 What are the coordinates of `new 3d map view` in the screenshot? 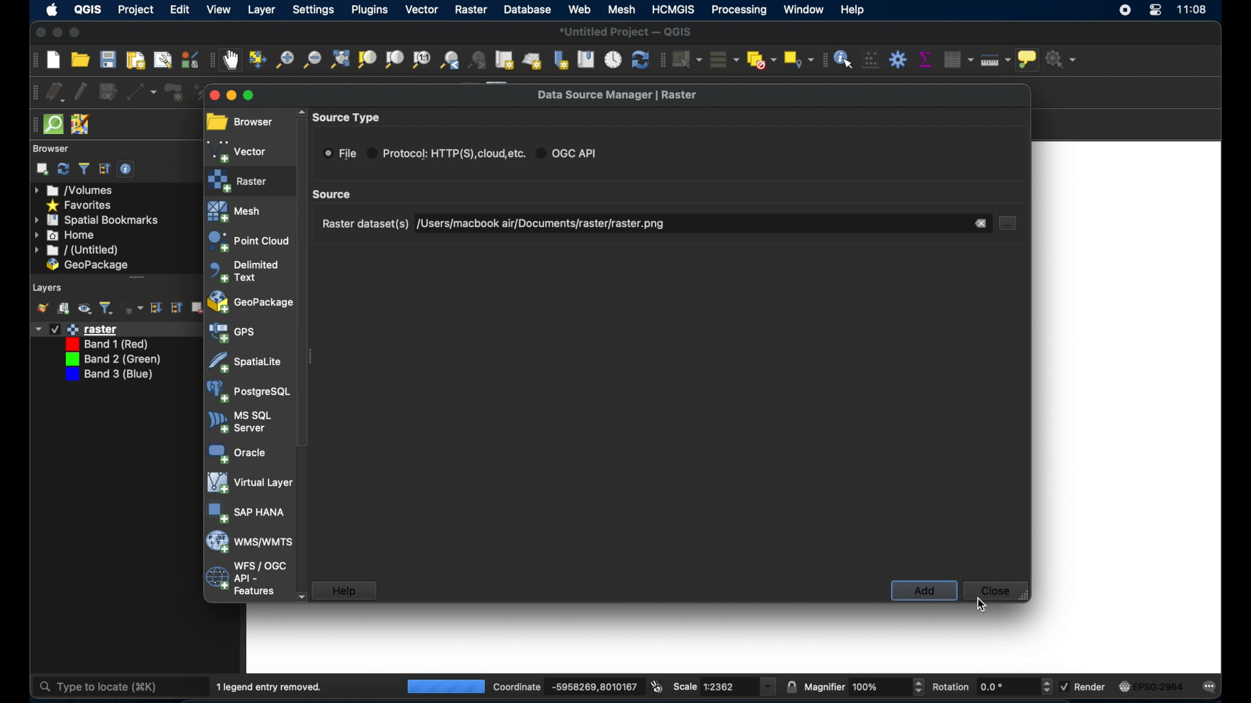 It's located at (533, 62).